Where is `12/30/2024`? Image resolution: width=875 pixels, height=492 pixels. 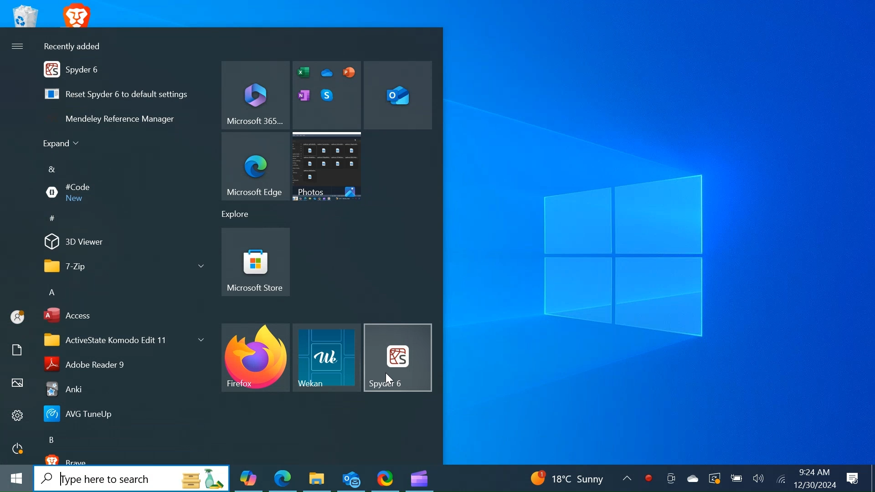 12/30/2024 is located at coordinates (814, 485).